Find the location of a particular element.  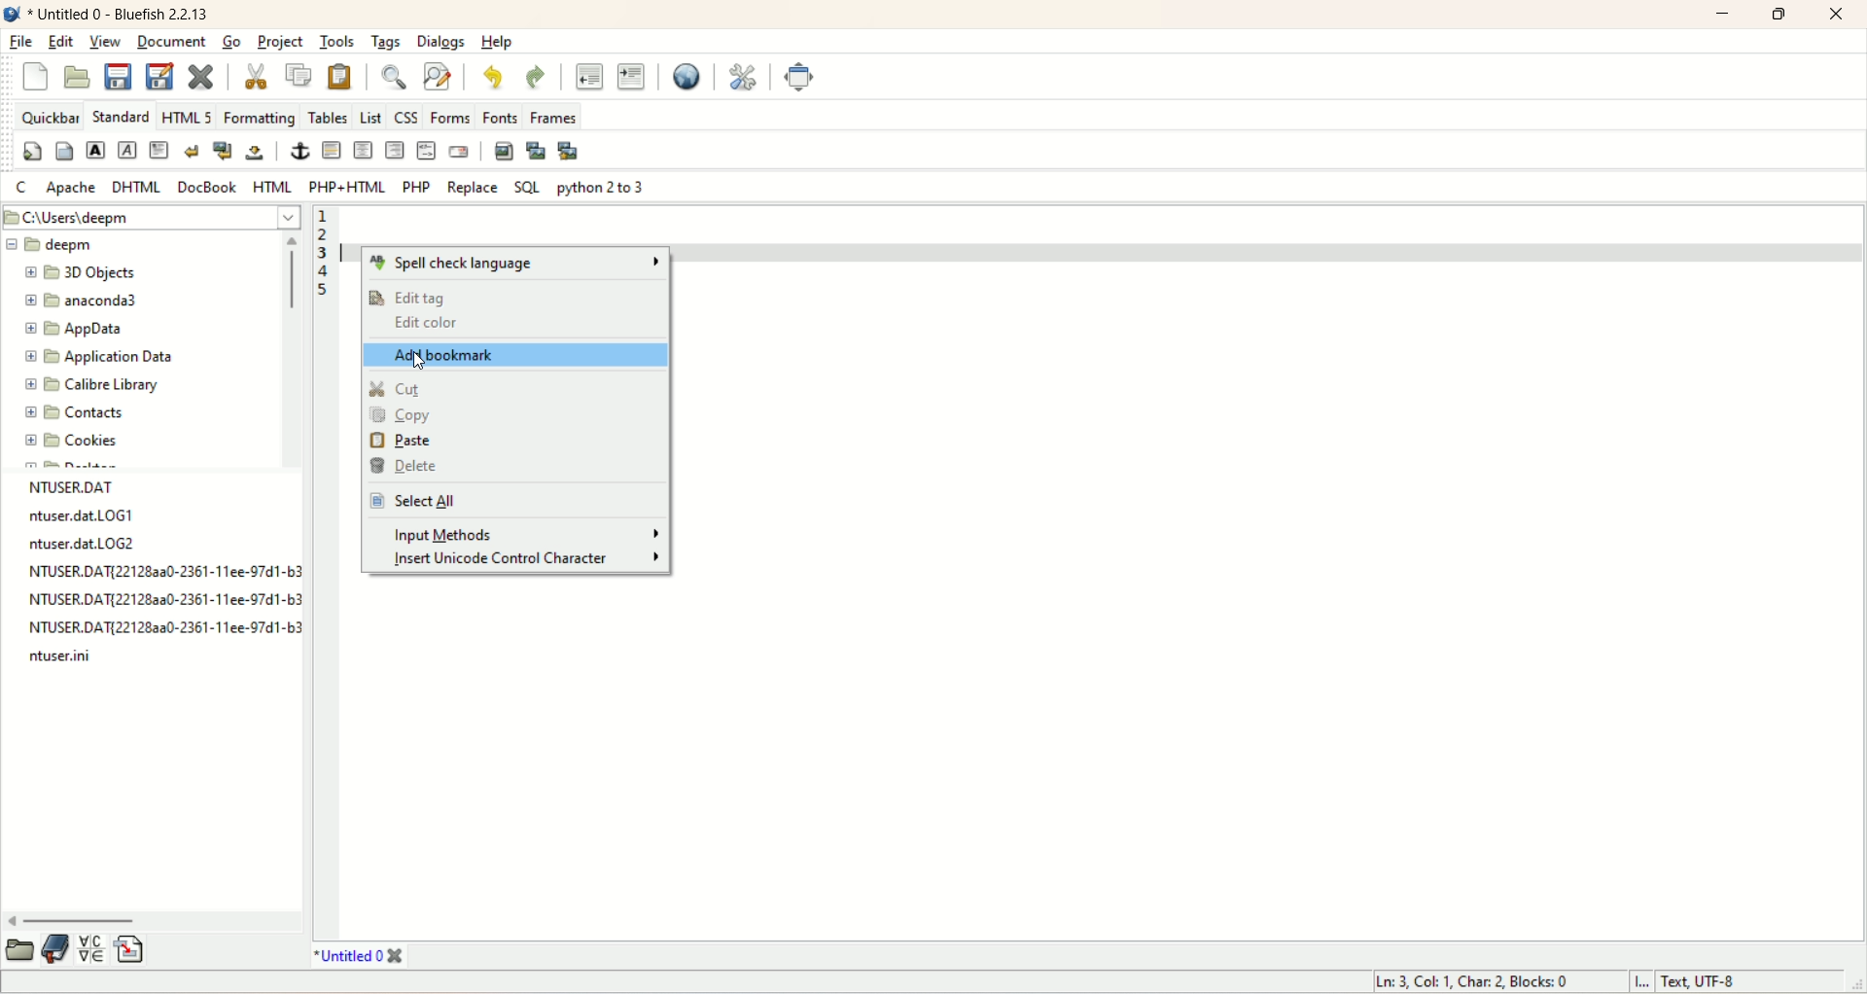

paragraph is located at coordinates (160, 150).